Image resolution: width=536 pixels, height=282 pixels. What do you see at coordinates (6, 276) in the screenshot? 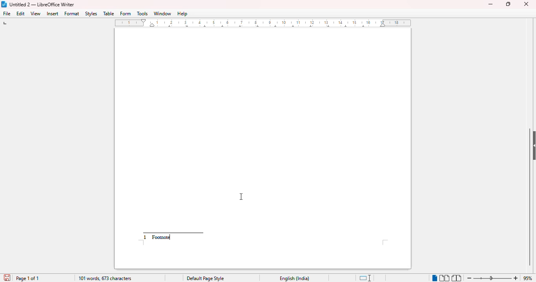
I see `Save document` at bounding box center [6, 276].